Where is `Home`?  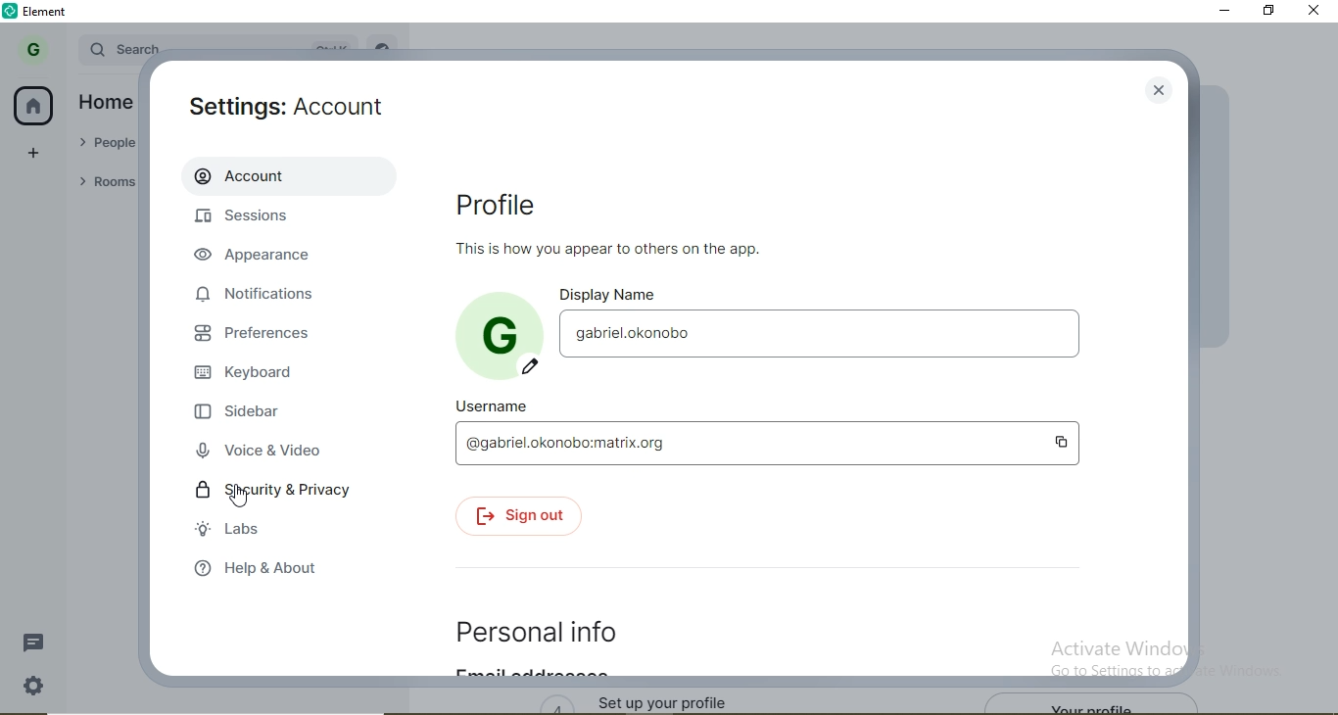 Home is located at coordinates (103, 99).